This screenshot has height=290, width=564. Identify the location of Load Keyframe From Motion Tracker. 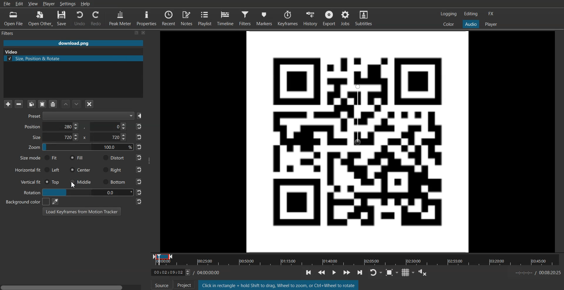
(82, 211).